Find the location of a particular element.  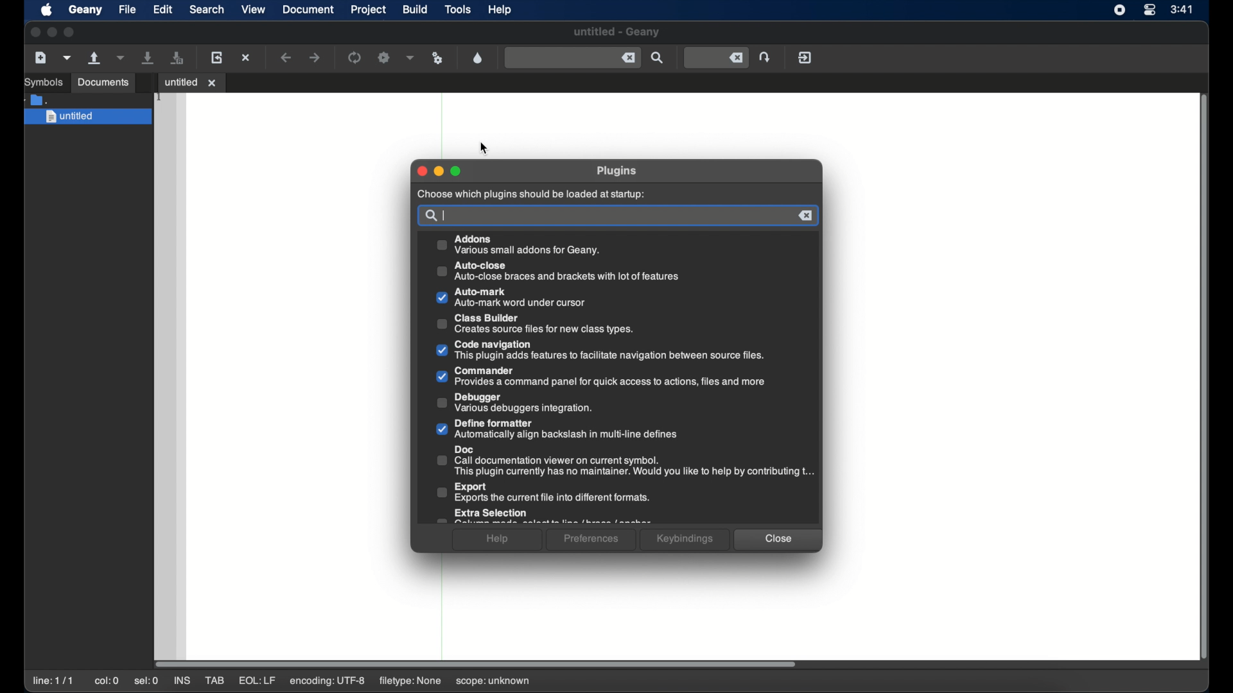

save the current file is located at coordinates (149, 58).